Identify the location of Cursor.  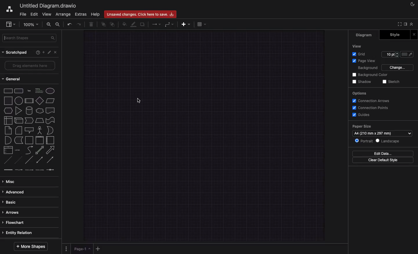
(138, 101).